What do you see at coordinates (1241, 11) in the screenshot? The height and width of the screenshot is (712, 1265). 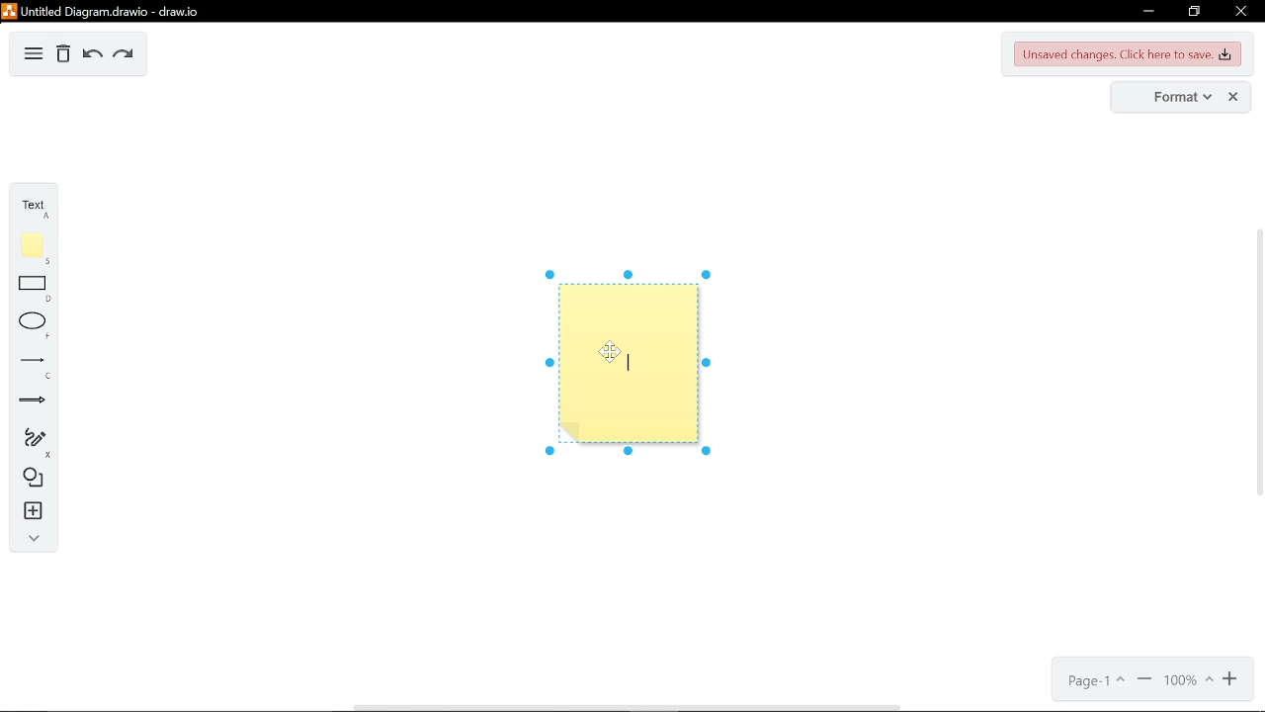 I see `close` at bounding box center [1241, 11].